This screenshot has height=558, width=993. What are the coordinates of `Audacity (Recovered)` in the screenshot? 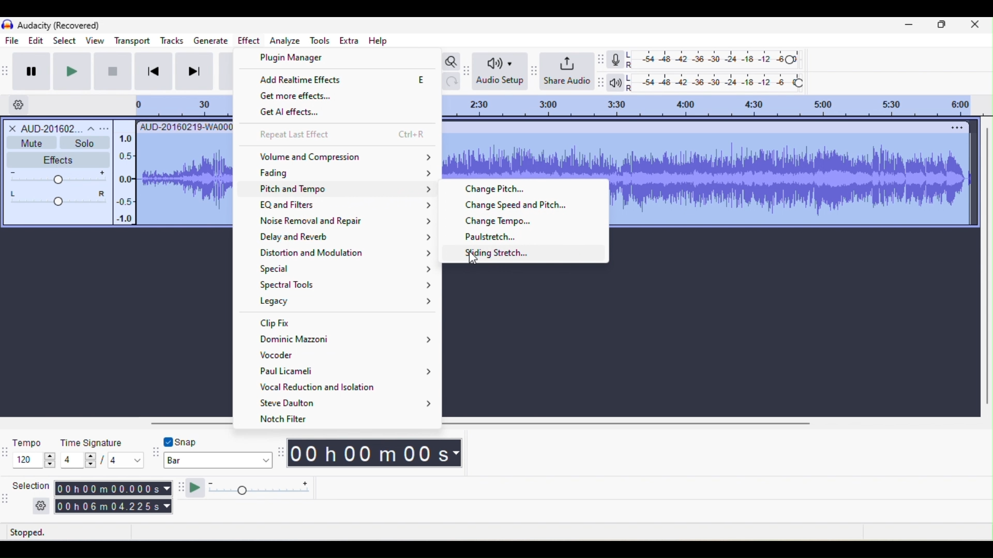 It's located at (58, 25).